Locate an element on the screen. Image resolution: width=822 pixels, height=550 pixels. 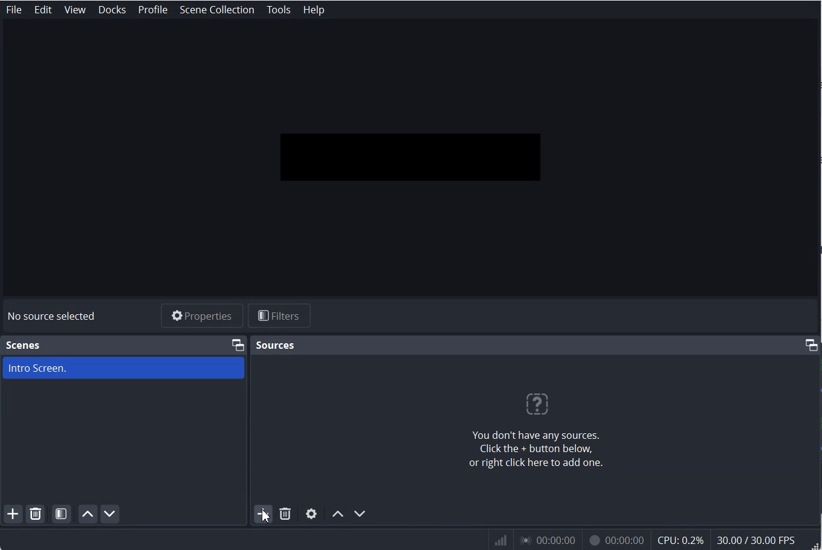
You don't have any sources. Click the button below. or right dick here to add one is located at coordinates (534, 432).